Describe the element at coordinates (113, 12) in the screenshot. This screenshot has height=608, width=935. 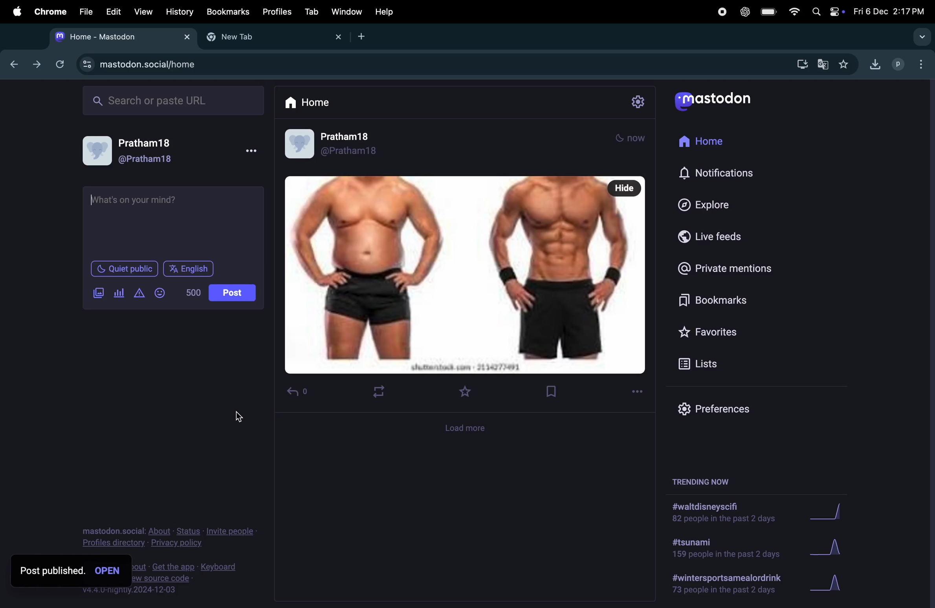
I see `edit` at that location.